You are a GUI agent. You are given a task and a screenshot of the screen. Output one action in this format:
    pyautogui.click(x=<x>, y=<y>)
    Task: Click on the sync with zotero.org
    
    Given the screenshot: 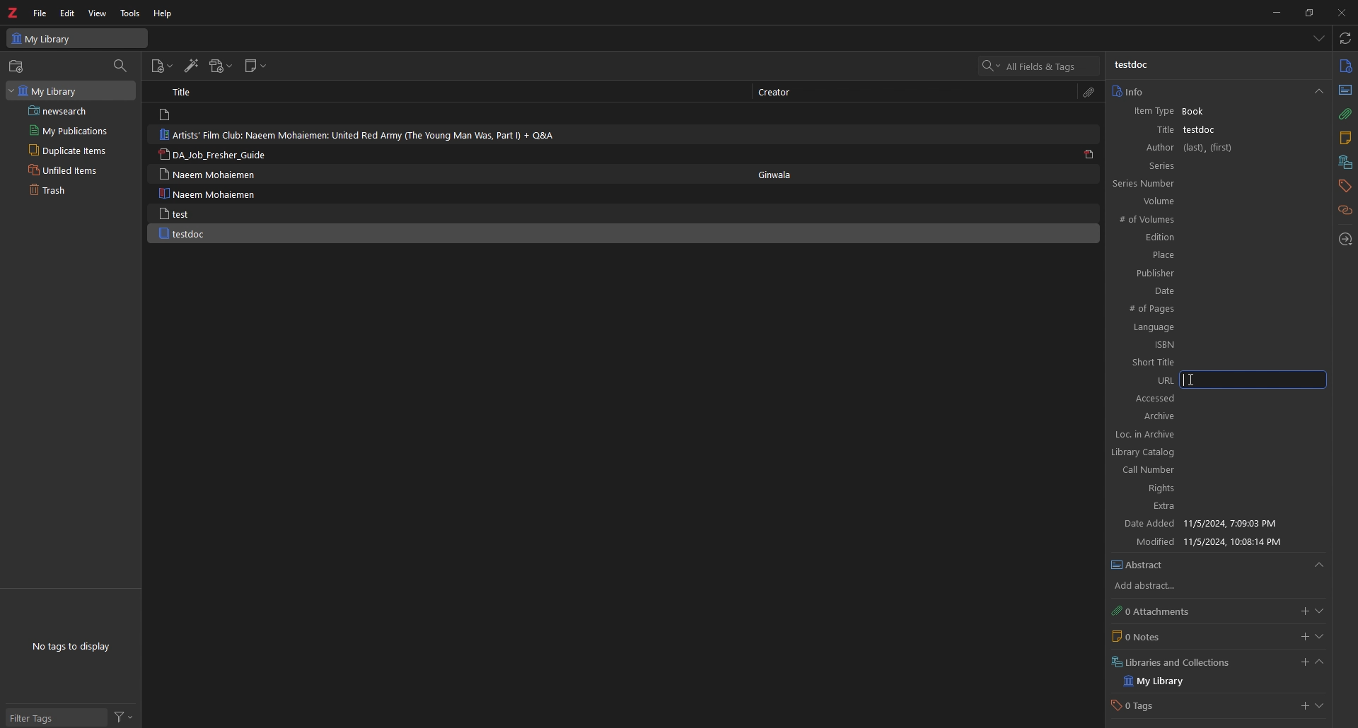 What is the action you would take?
    pyautogui.click(x=1345, y=37)
    